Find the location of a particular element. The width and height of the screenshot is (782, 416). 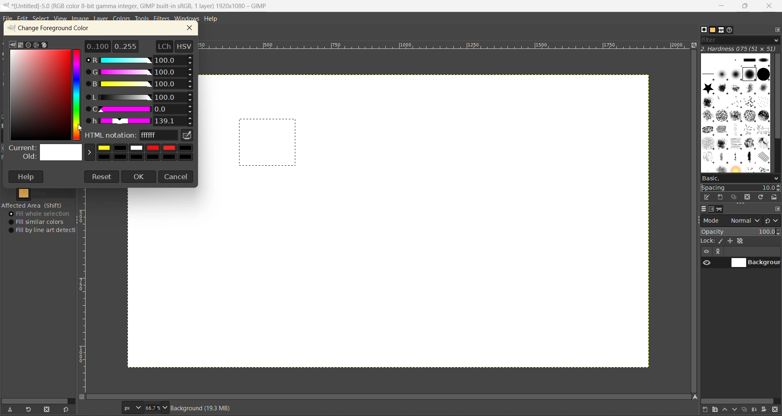

filter is located at coordinates (741, 42).